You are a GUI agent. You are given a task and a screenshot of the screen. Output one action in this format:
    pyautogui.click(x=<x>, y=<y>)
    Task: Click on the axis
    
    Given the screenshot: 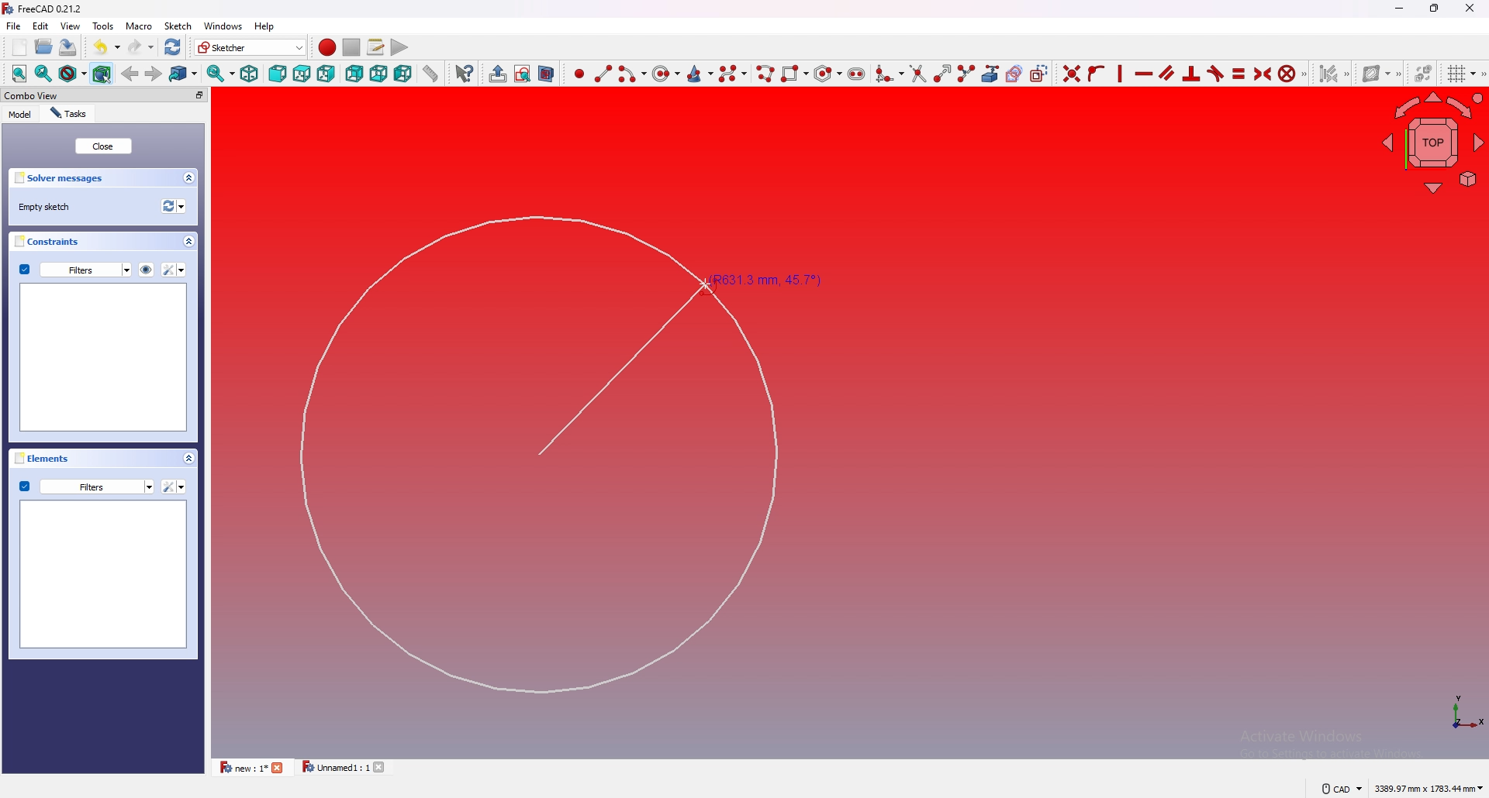 What is the action you would take?
    pyautogui.click(x=1460, y=712)
    